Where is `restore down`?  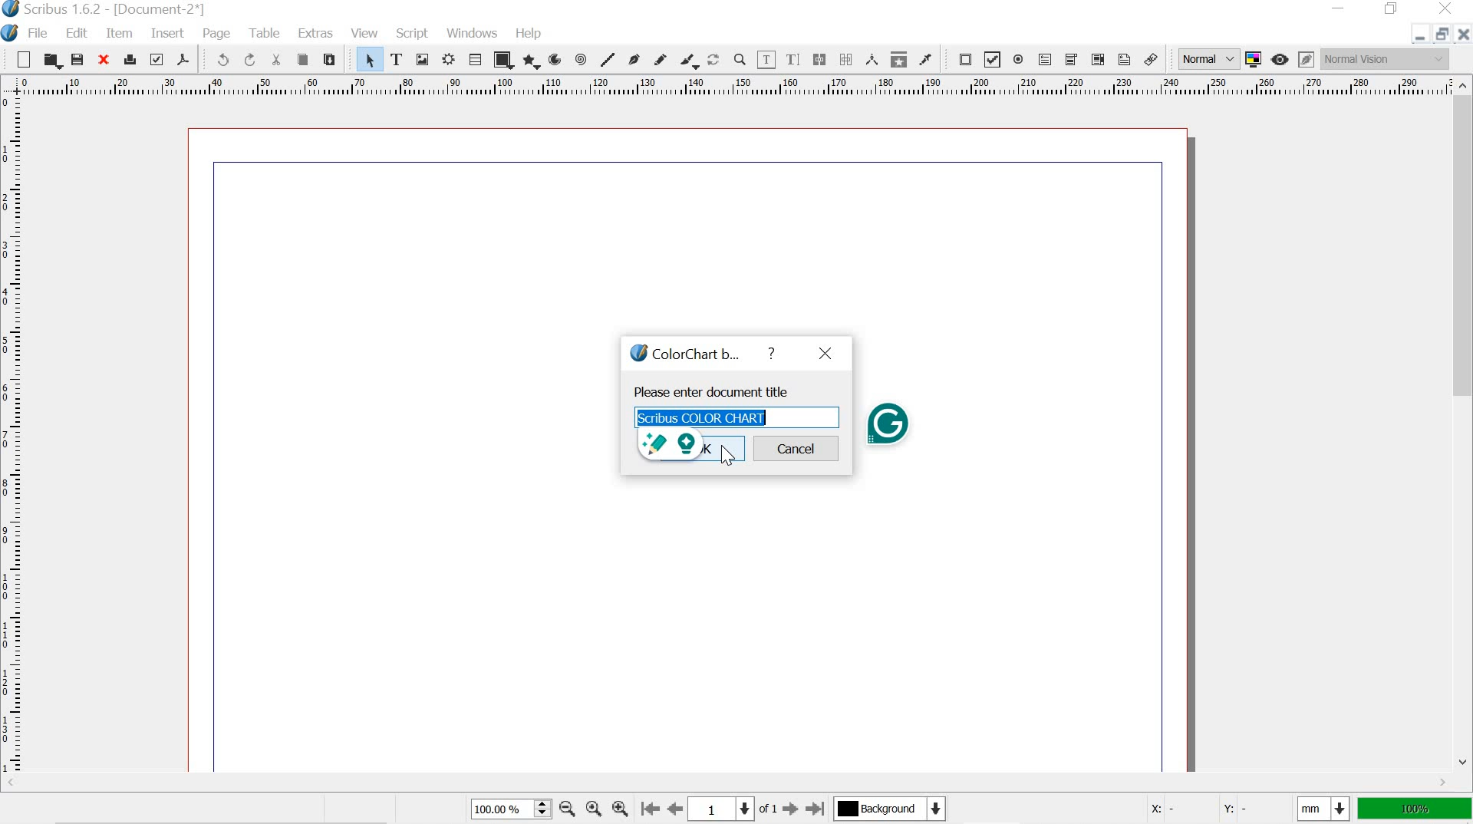 restore down is located at coordinates (1444, 33).